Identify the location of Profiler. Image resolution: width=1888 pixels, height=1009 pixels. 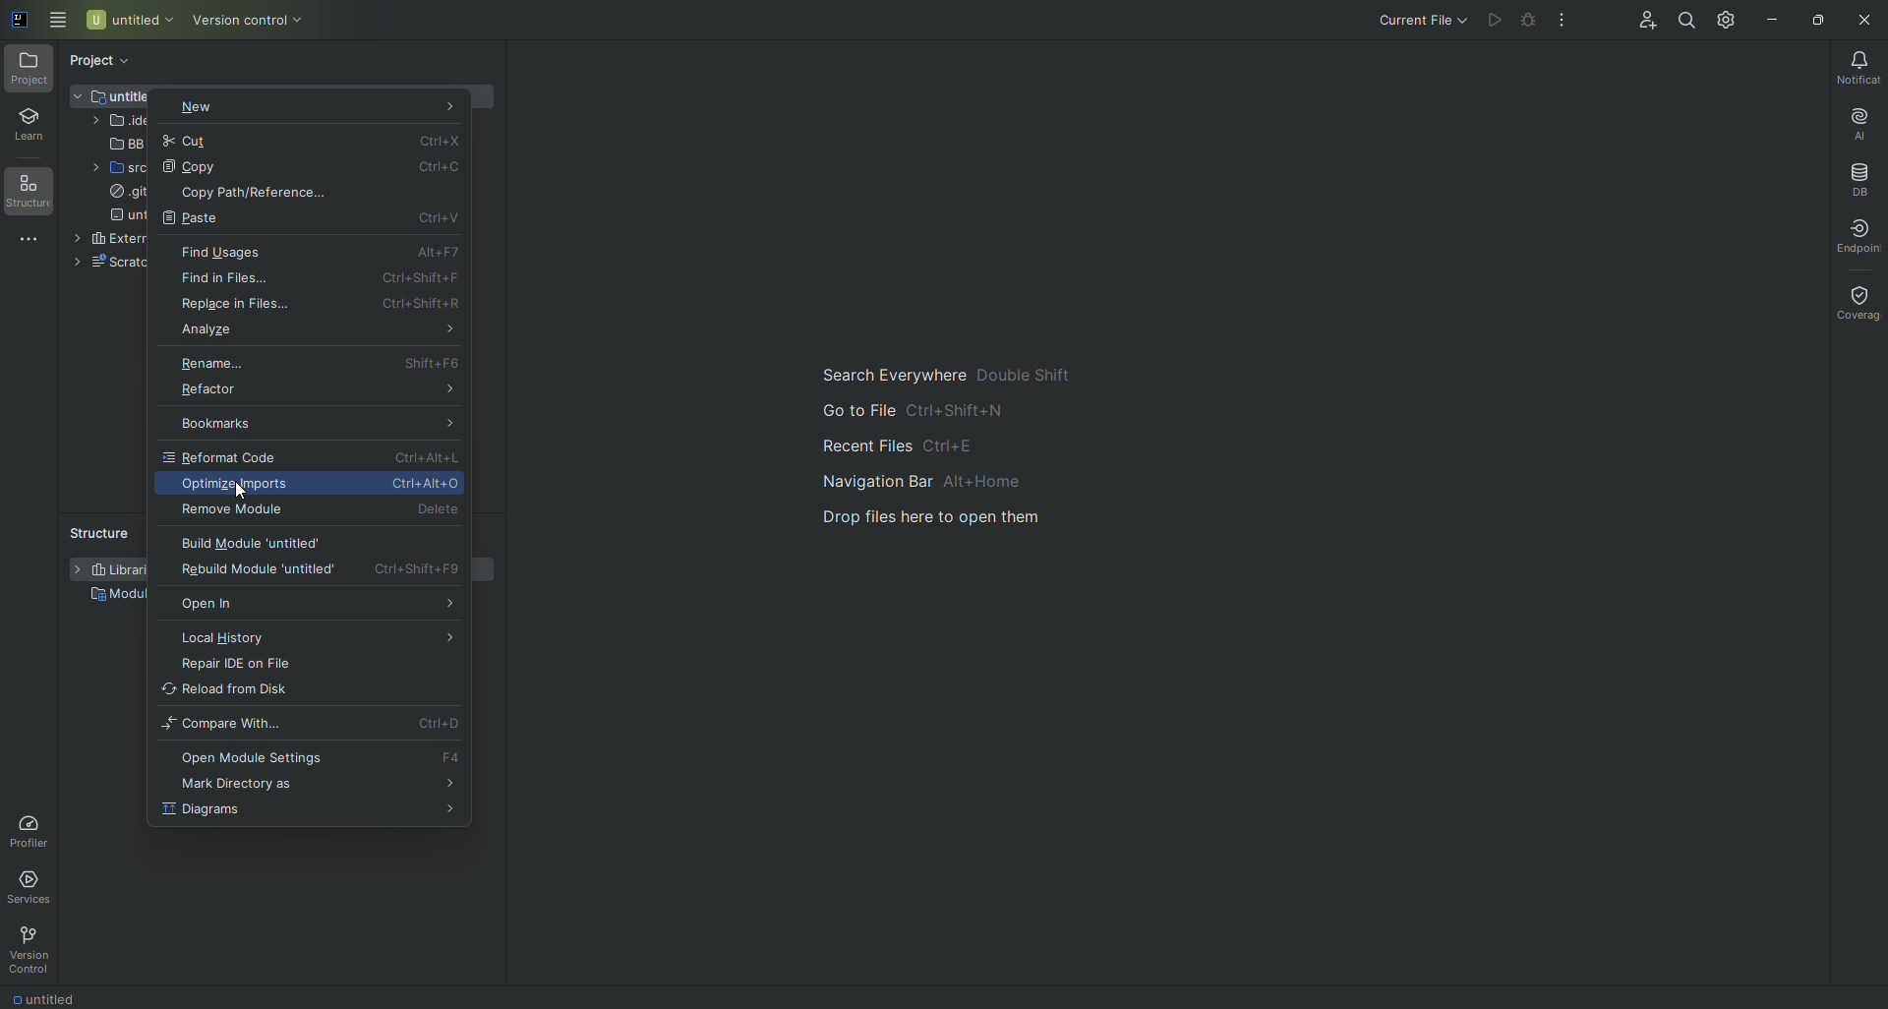
(31, 831).